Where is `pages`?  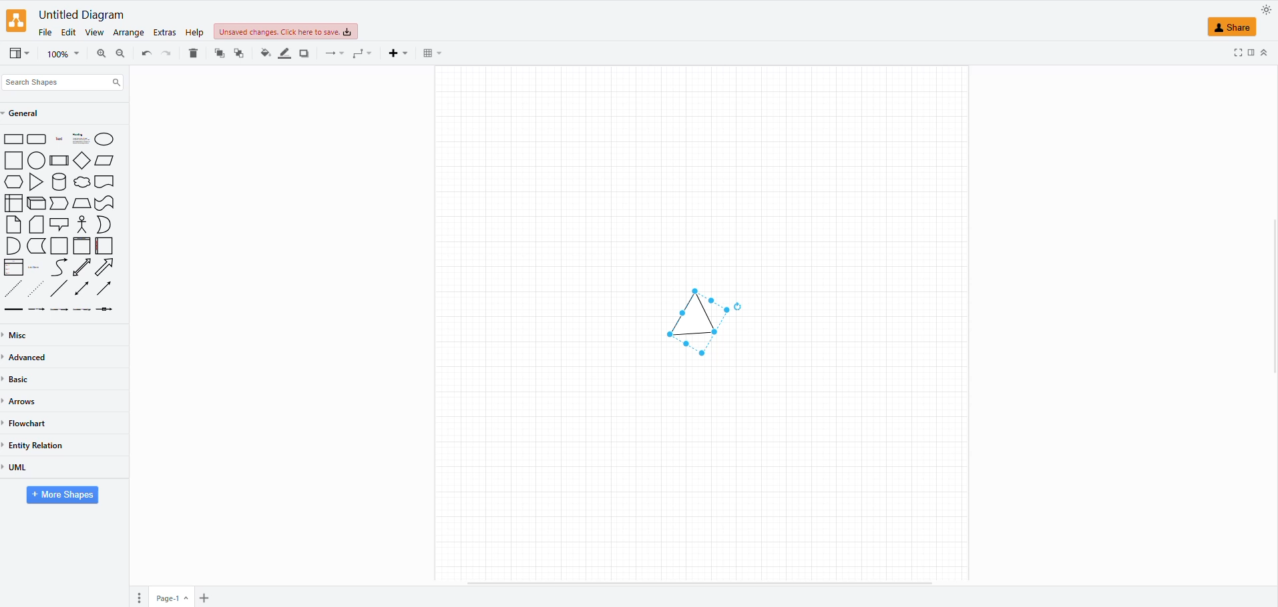
pages is located at coordinates (138, 598).